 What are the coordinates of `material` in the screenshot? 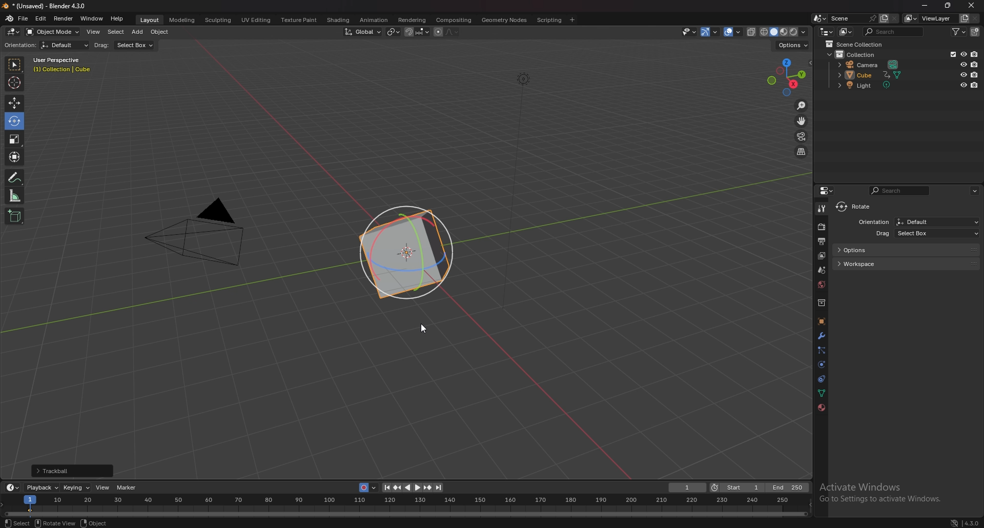 It's located at (821, 408).